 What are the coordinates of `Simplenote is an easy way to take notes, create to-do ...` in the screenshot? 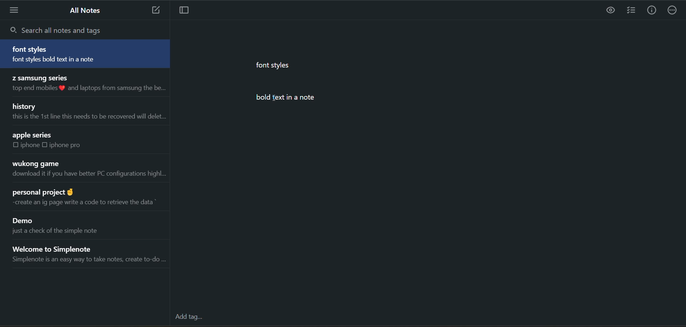 It's located at (88, 261).